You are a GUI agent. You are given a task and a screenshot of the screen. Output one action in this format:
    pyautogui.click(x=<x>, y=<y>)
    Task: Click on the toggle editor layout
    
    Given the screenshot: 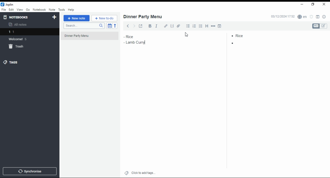 What is the action you would take?
    pyautogui.click(x=318, y=17)
    